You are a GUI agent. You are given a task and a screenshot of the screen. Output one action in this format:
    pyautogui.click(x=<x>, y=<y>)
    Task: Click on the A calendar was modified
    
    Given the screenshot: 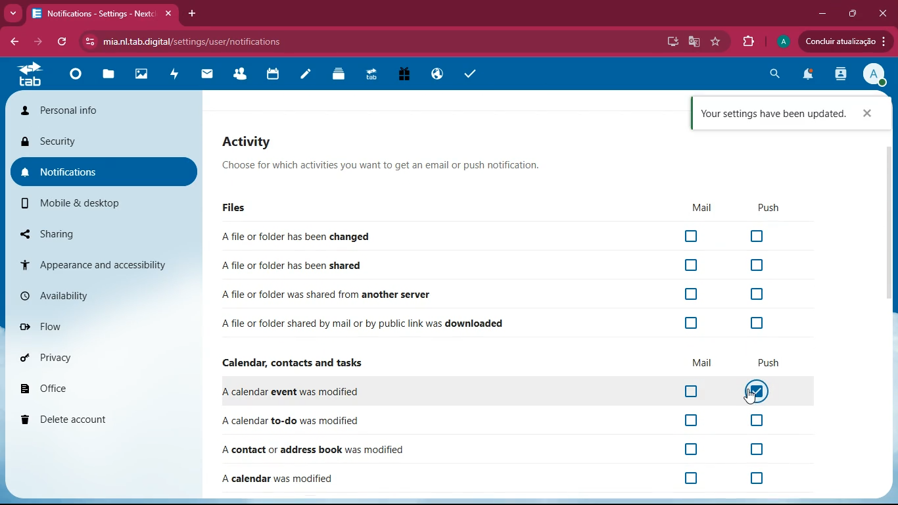 What is the action you would take?
    pyautogui.click(x=277, y=479)
    